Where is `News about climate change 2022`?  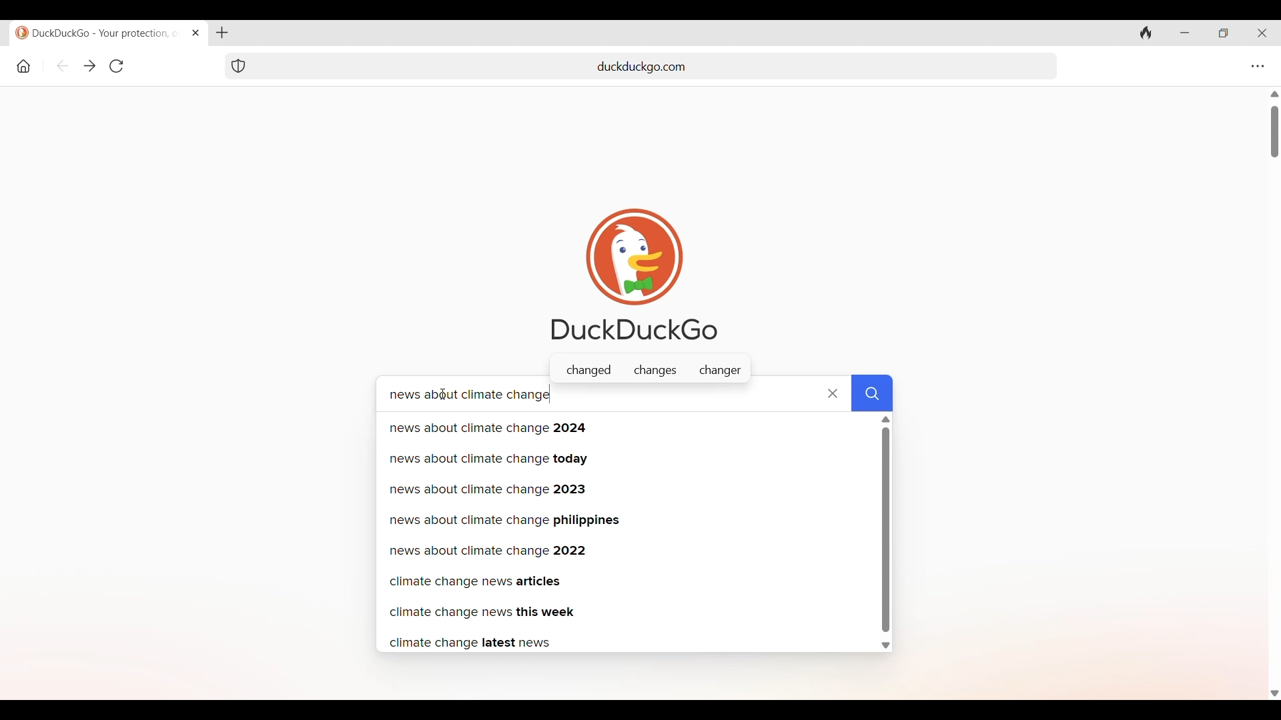
News about climate change 2022 is located at coordinates (626, 549).